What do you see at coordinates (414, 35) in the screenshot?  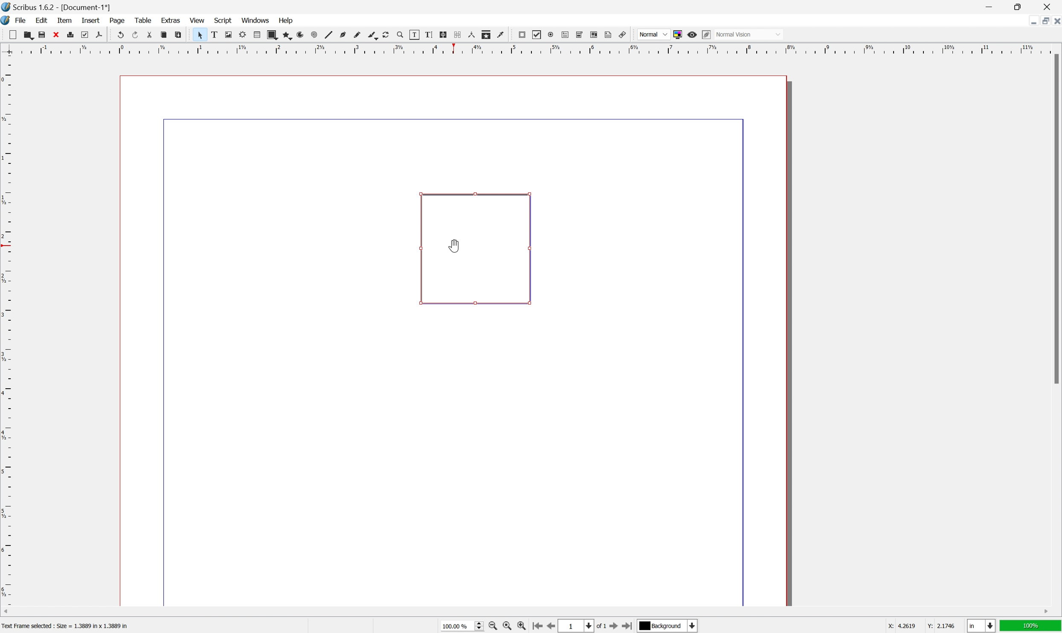 I see `edit contents of frame` at bounding box center [414, 35].